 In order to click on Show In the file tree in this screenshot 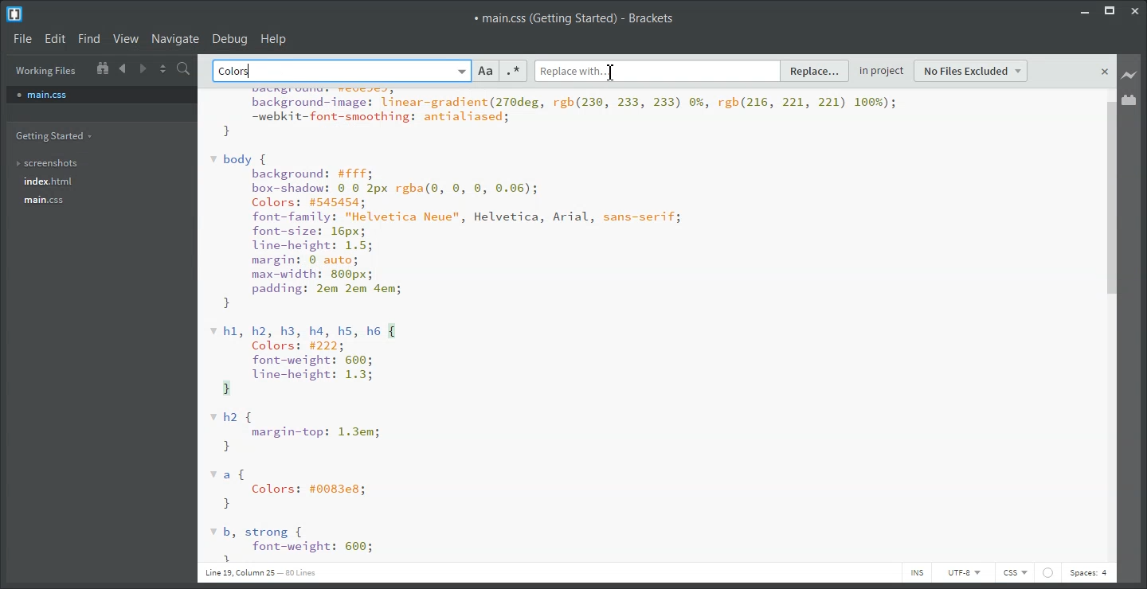, I will do `click(102, 67)`.